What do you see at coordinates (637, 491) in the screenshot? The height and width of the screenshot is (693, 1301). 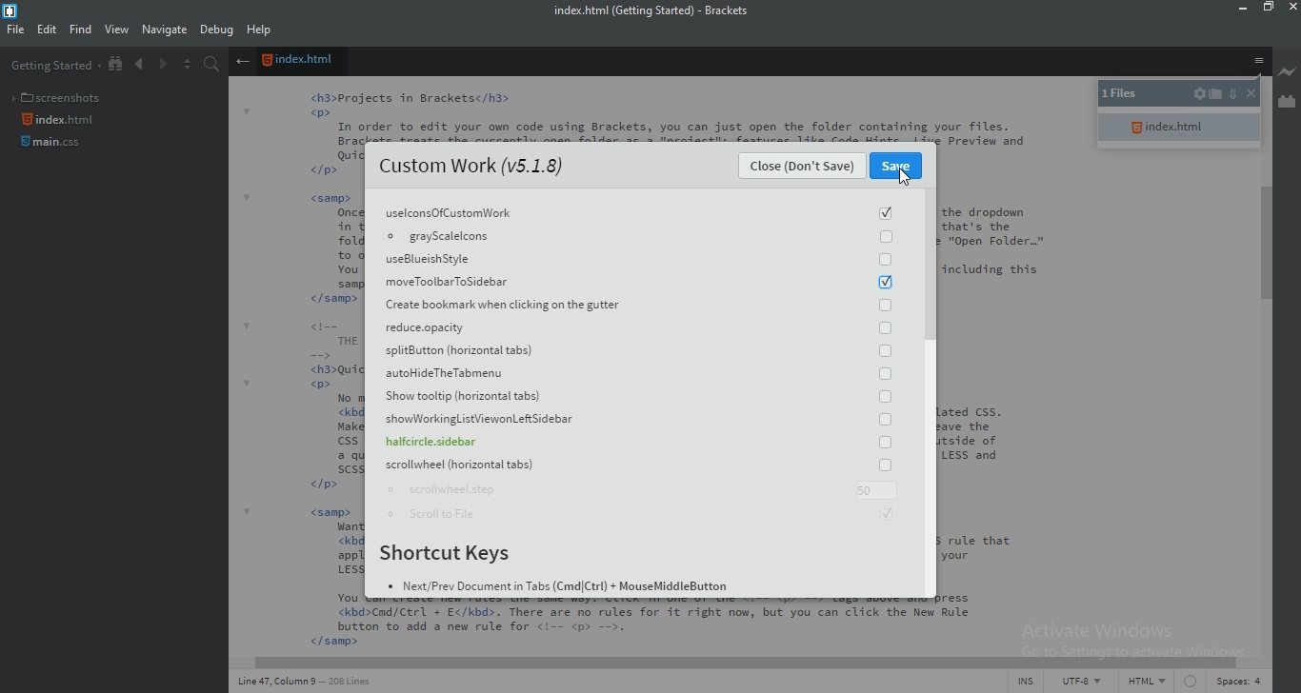 I see `scrollwheel.step` at bounding box center [637, 491].